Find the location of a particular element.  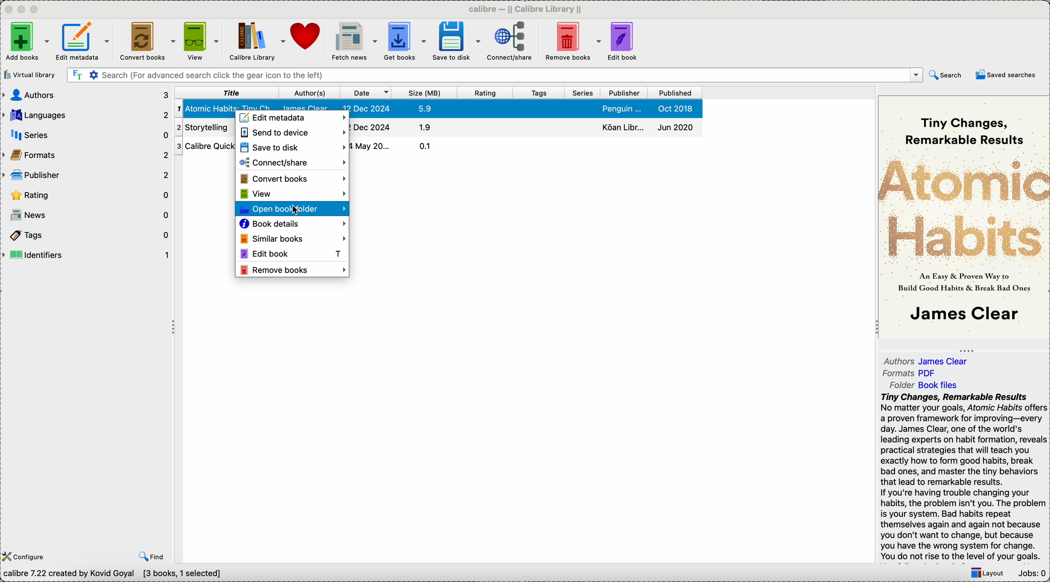

identifiers is located at coordinates (86, 255).